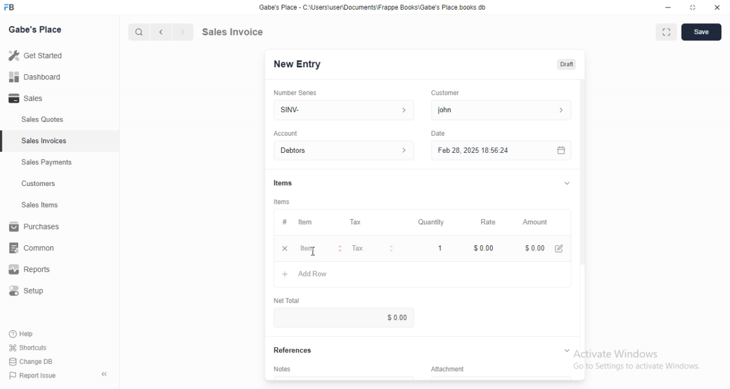 The width and height of the screenshot is (730, 389). What do you see at coordinates (311, 276) in the screenshot?
I see `+ Add Row` at bounding box center [311, 276].